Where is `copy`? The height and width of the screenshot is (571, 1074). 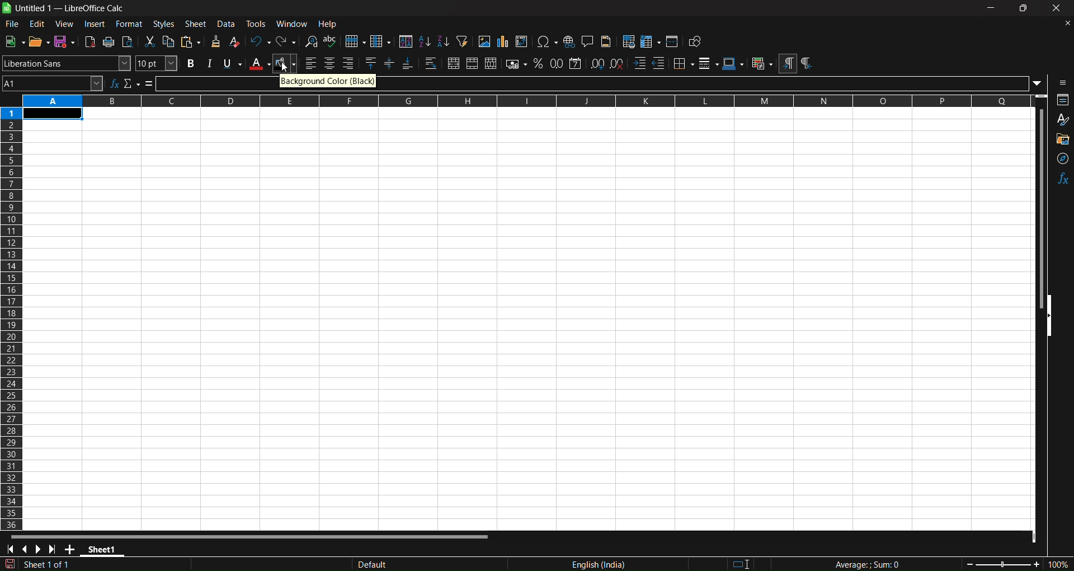
copy is located at coordinates (169, 41).